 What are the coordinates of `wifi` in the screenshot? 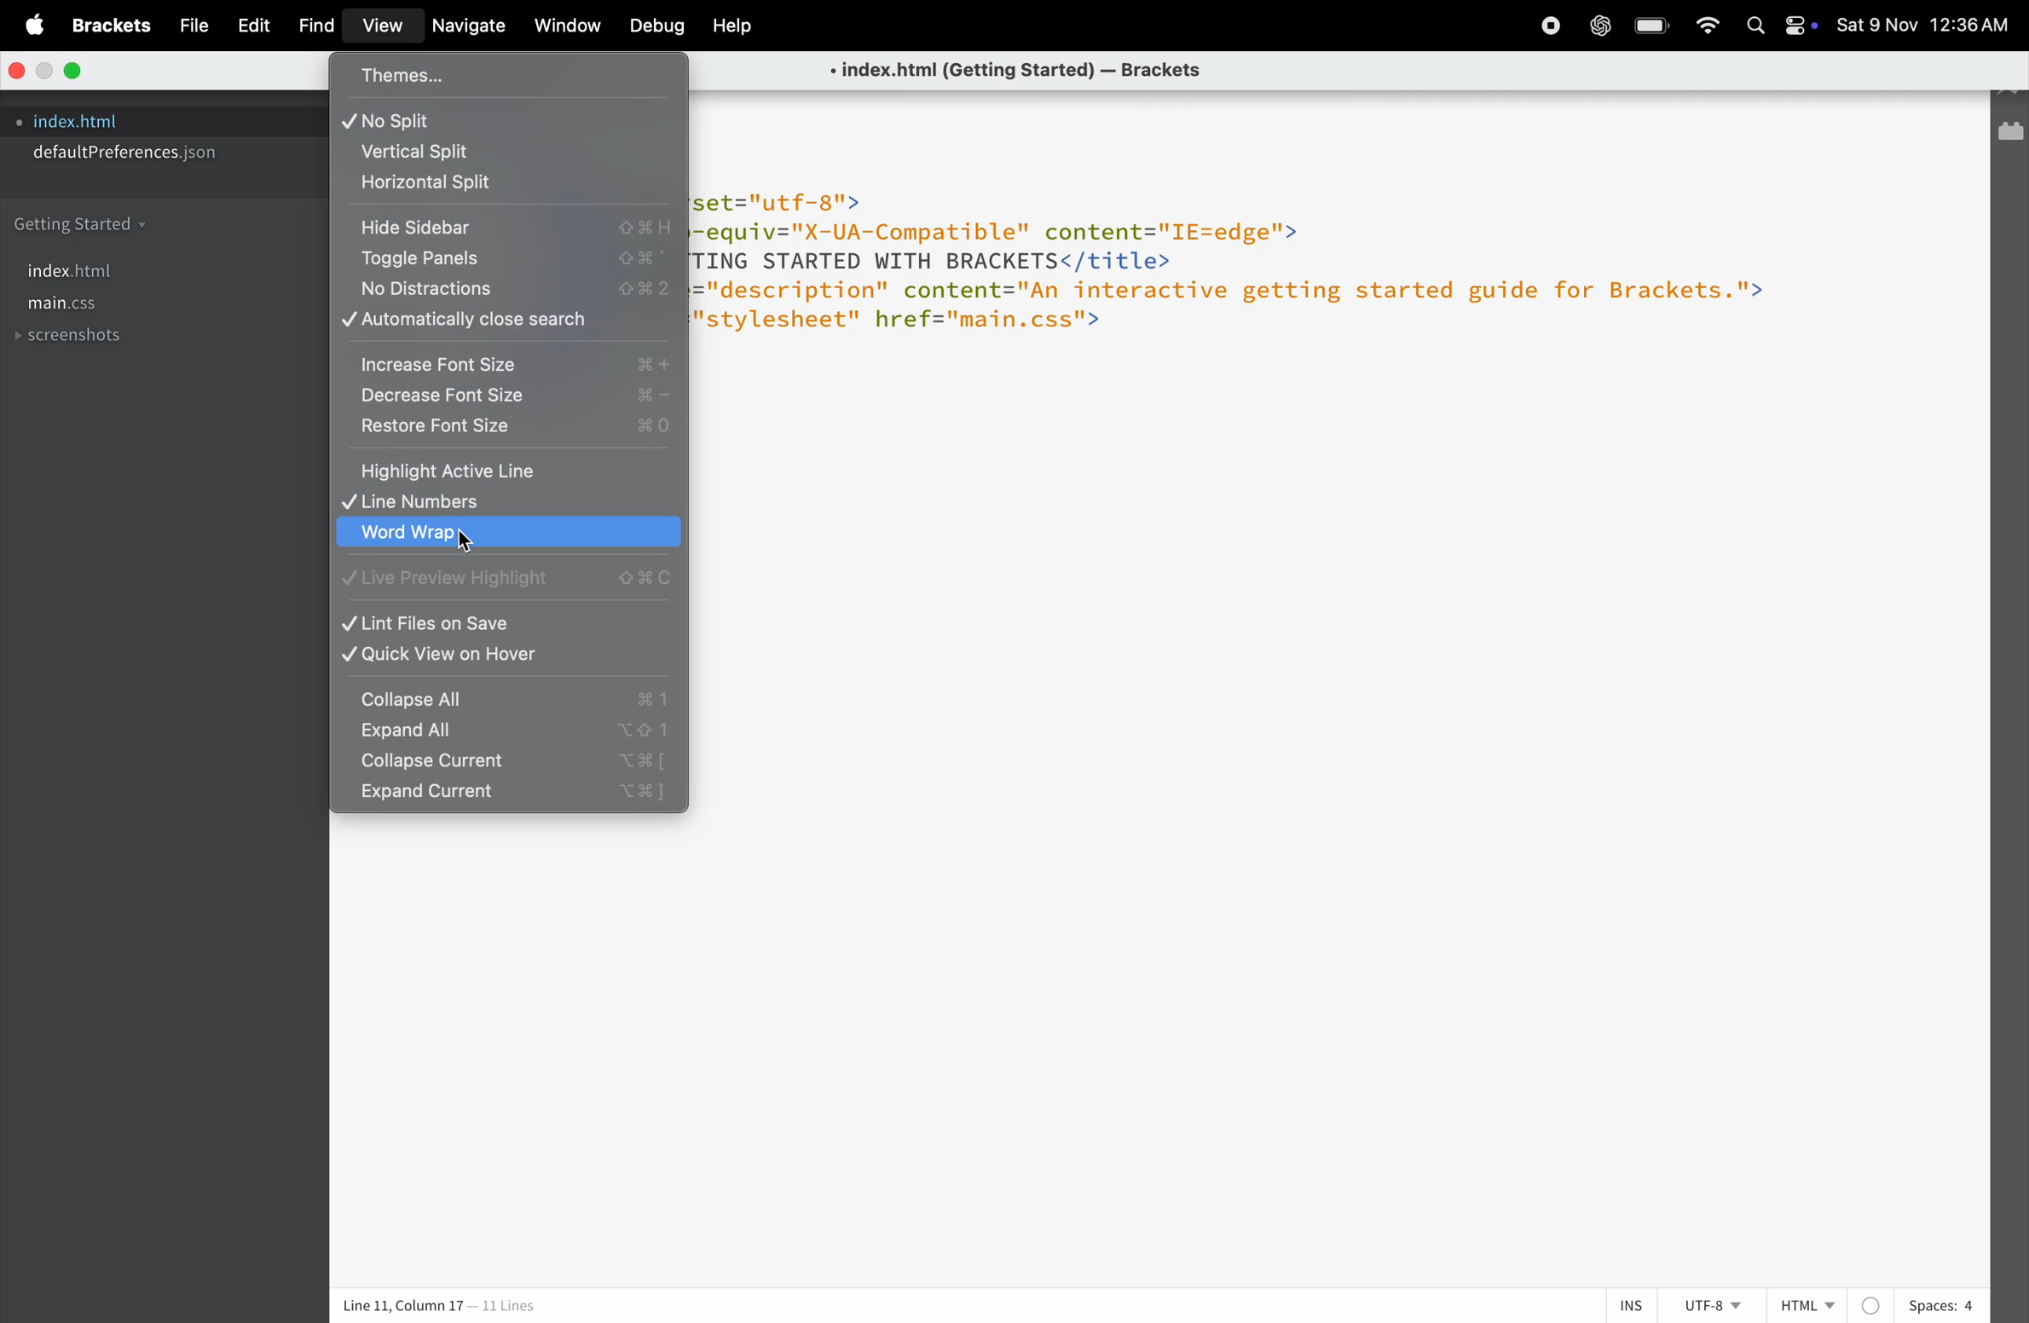 It's located at (1710, 28).